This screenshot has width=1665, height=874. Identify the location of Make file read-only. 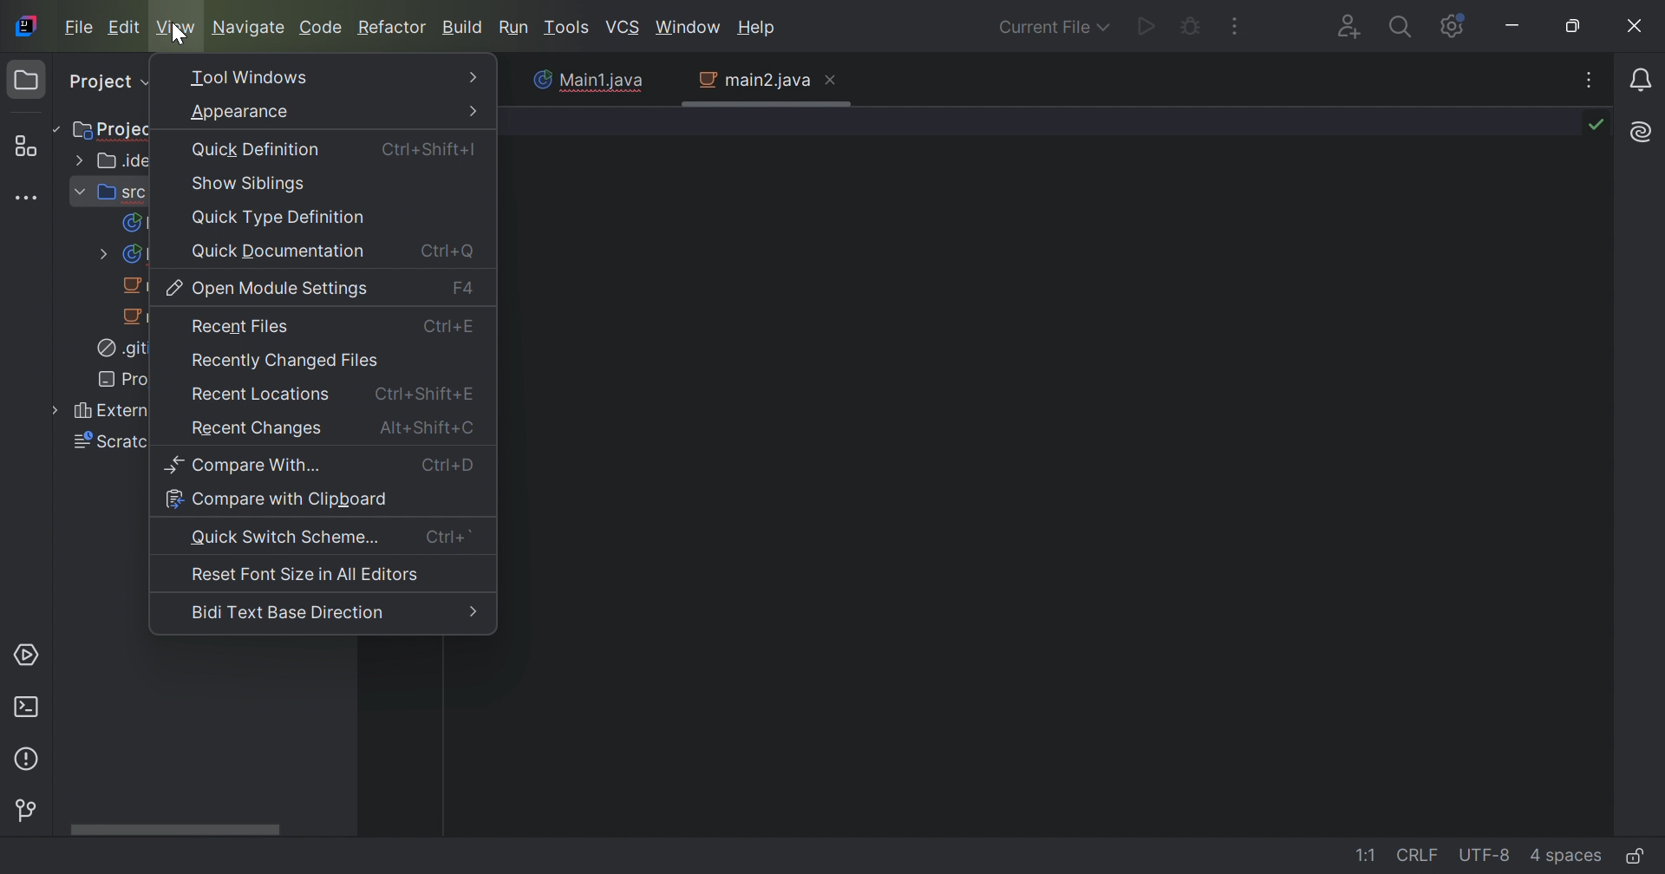
(1642, 855).